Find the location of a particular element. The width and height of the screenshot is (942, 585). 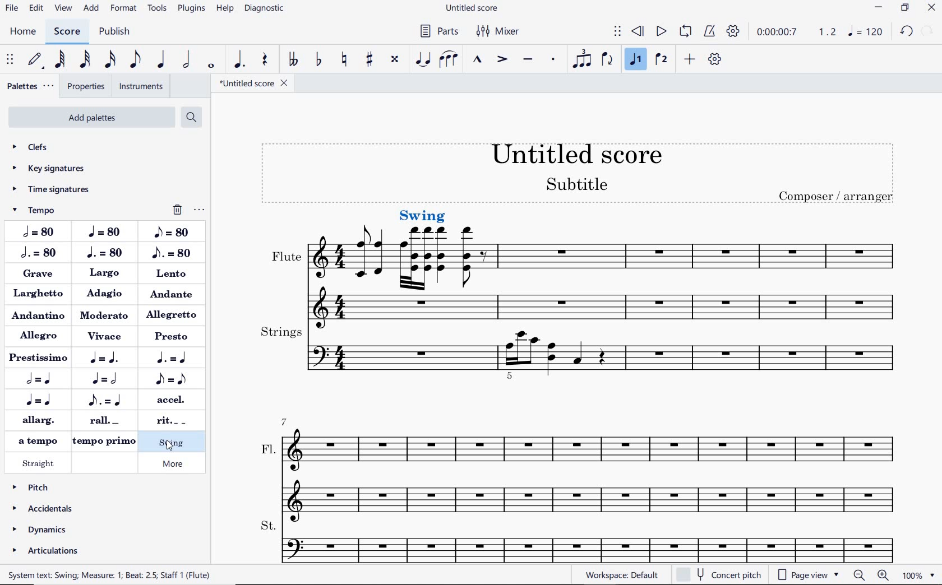

ACCEL. is located at coordinates (169, 400).